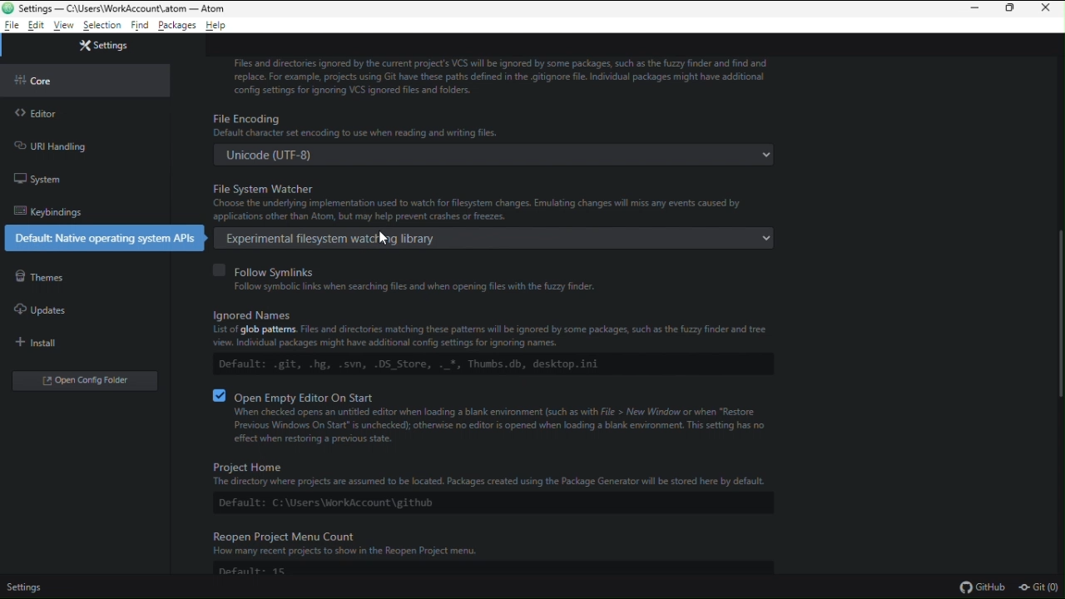 Image resolution: width=1065 pixels, height=599 pixels. I want to click on View, so click(65, 26).